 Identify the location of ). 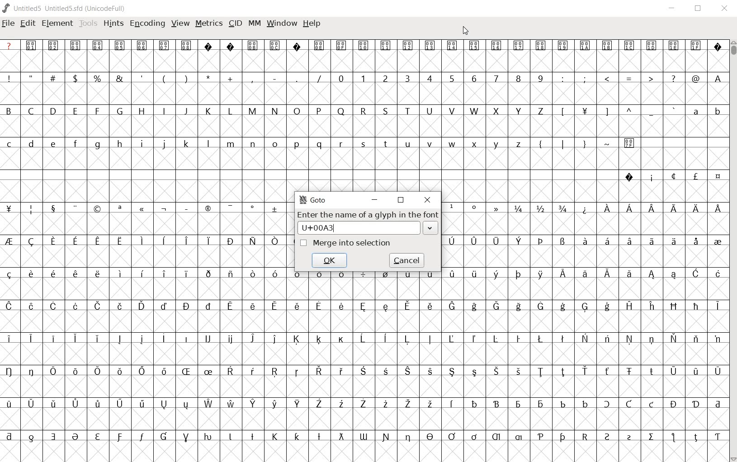
(187, 78).